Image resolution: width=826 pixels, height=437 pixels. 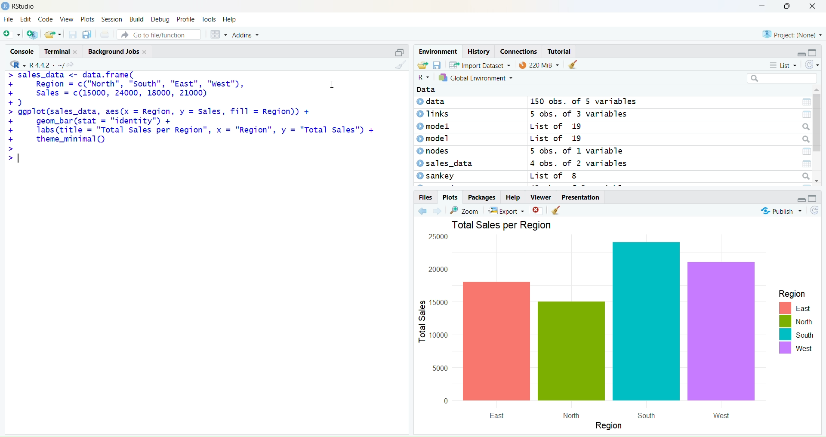 What do you see at coordinates (111, 19) in the screenshot?
I see `Session` at bounding box center [111, 19].